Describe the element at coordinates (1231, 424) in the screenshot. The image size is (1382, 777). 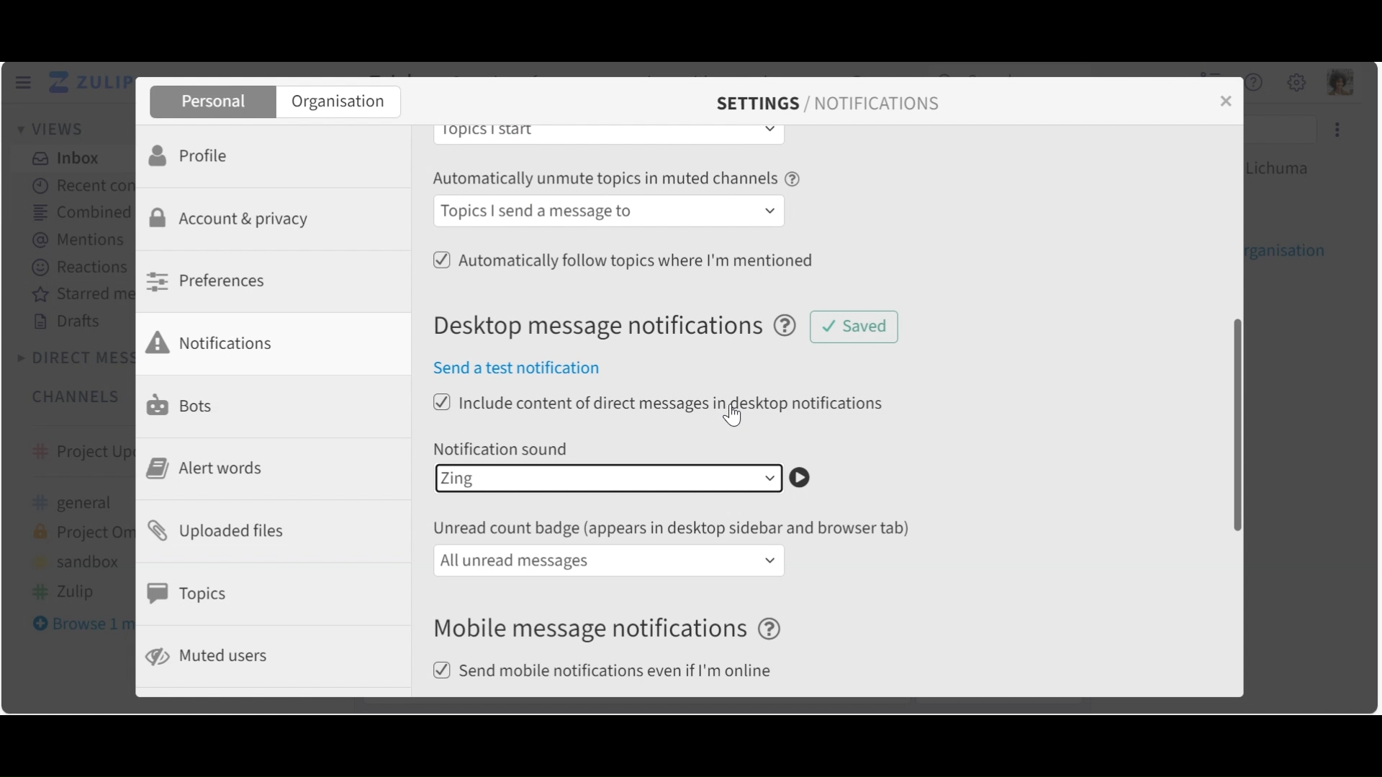
I see `vertical scroll bar` at that location.